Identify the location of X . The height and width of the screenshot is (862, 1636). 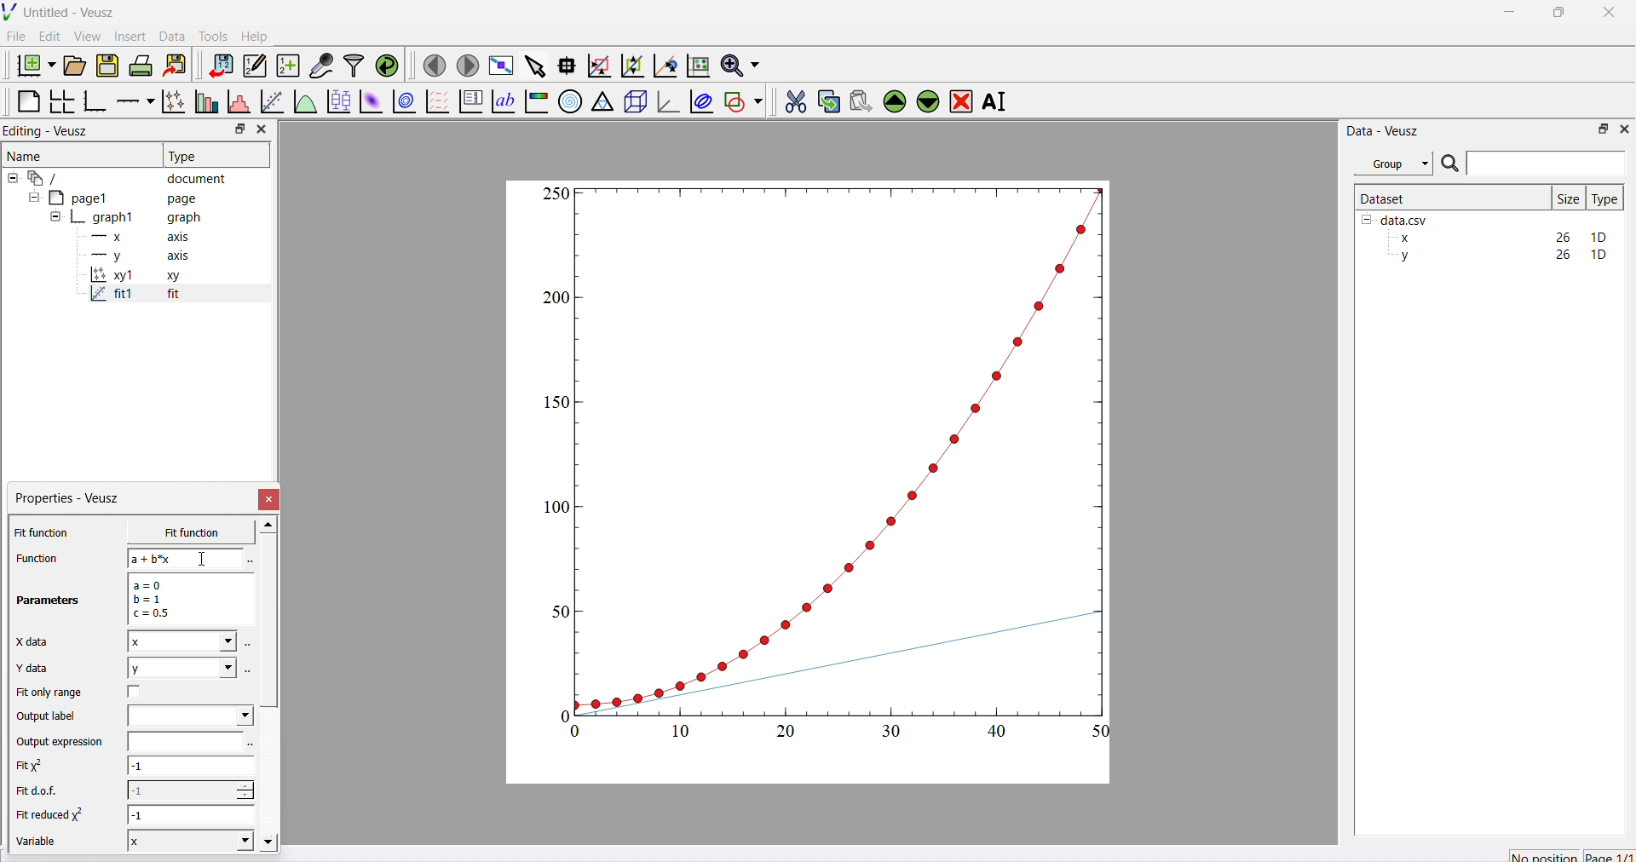
(187, 840).